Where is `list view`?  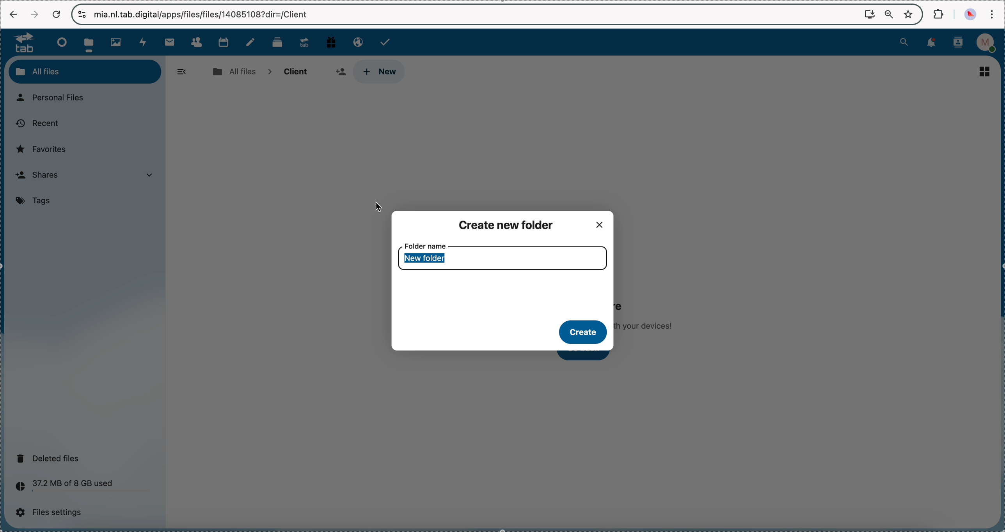 list view is located at coordinates (984, 71).